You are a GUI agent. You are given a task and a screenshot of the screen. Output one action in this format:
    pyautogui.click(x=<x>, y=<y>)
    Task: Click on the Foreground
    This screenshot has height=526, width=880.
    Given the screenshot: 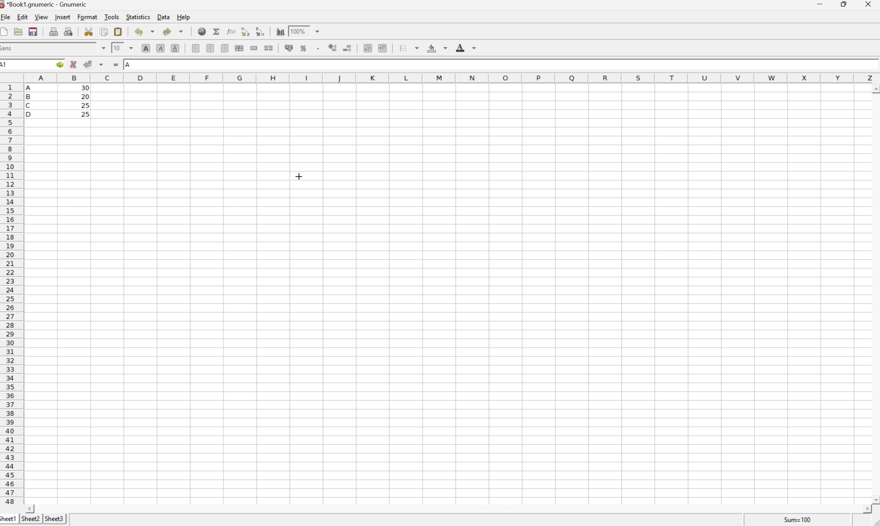 What is the action you would take?
    pyautogui.click(x=467, y=47)
    